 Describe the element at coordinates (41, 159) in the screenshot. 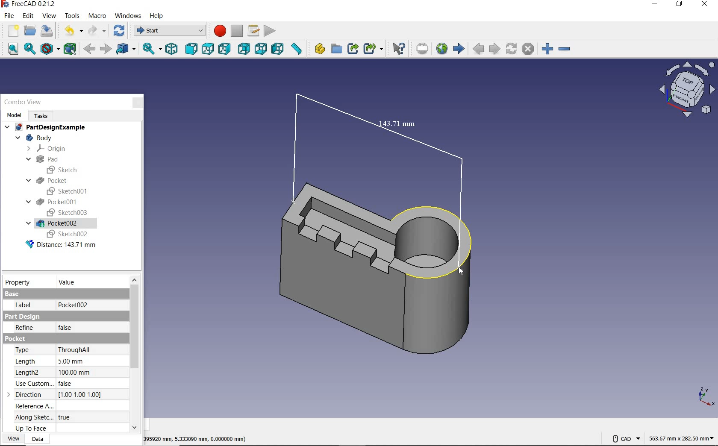

I see `PAD` at that location.